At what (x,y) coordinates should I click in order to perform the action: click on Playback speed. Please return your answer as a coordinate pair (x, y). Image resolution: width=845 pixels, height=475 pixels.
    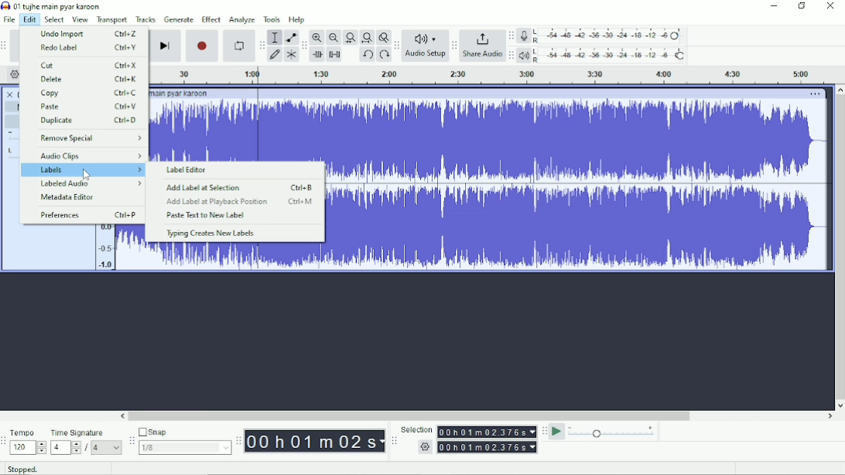
    Looking at the image, I should click on (613, 432).